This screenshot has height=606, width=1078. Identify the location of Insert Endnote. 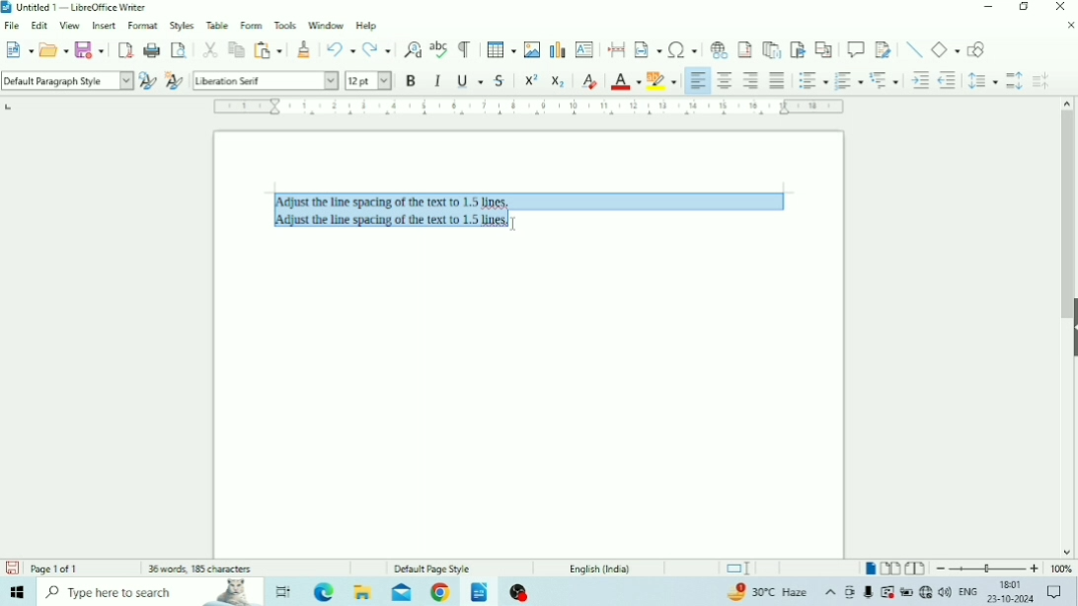
(771, 48).